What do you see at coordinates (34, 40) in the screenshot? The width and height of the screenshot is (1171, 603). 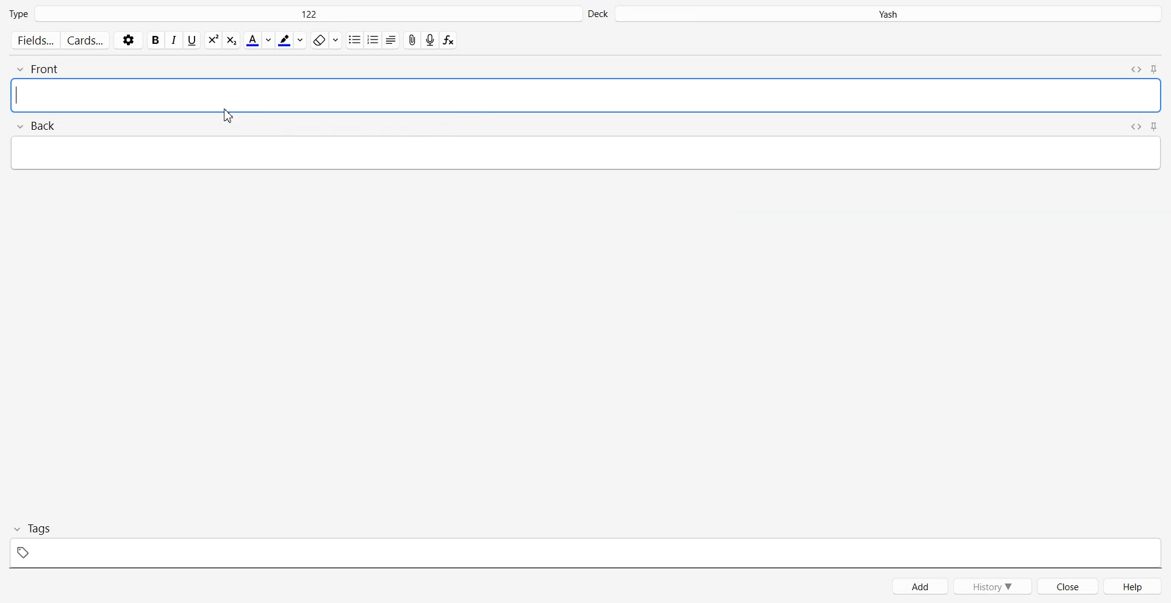 I see `Fields` at bounding box center [34, 40].